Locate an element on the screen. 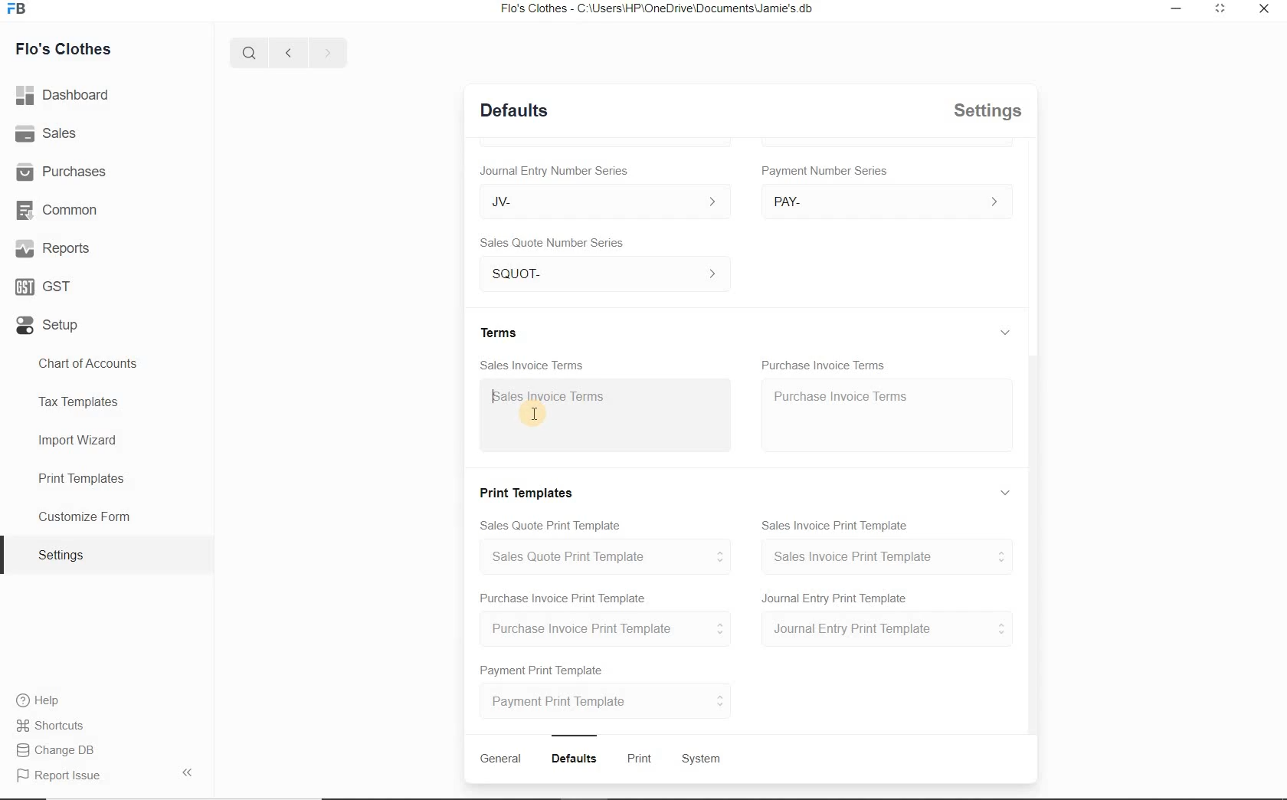 Image resolution: width=1287 pixels, height=800 pixels. Expand is located at coordinates (1008, 492).